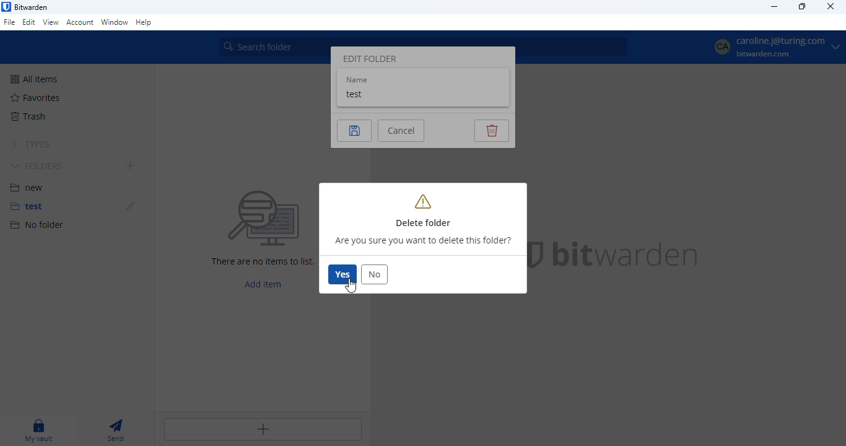  Describe the element at coordinates (115, 23) in the screenshot. I see `window` at that location.